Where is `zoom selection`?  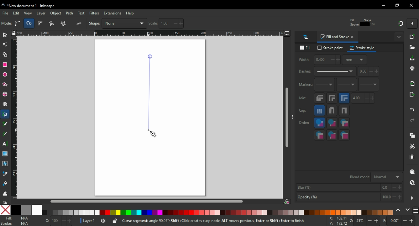 zoom selection is located at coordinates (413, 172).